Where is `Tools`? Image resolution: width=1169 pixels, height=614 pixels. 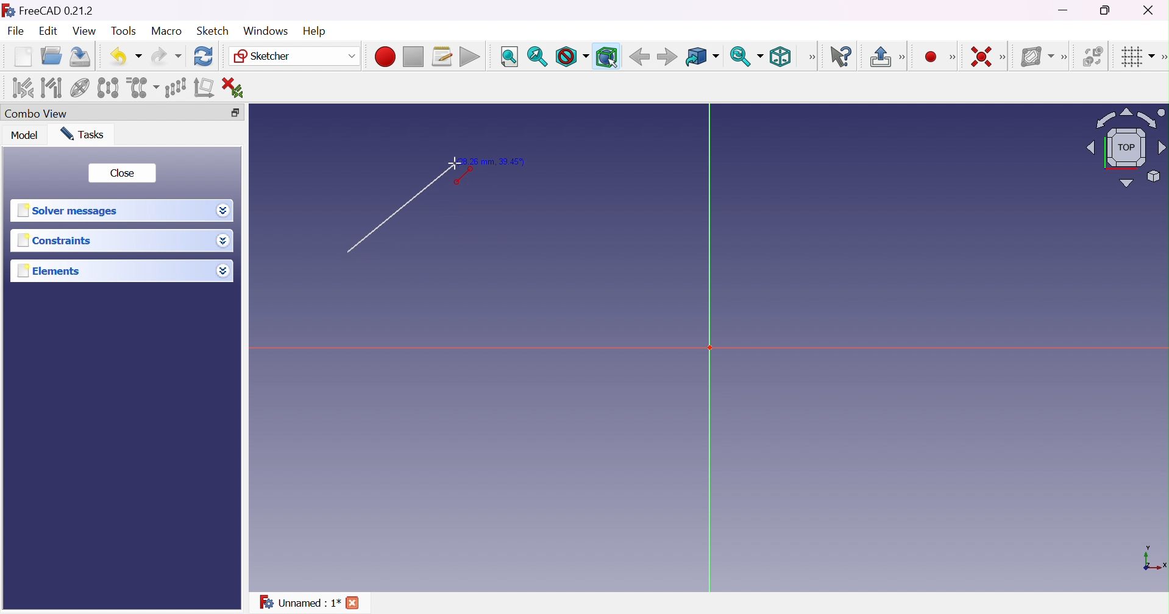
Tools is located at coordinates (123, 32).